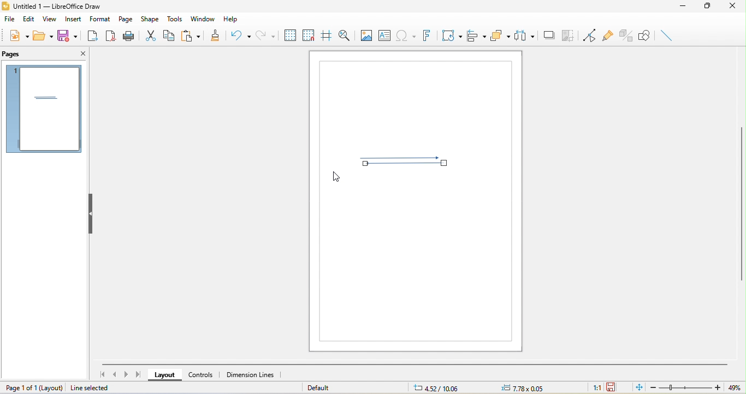 Image resolution: width=746 pixels, height=394 pixels. I want to click on clone formatting, so click(217, 34).